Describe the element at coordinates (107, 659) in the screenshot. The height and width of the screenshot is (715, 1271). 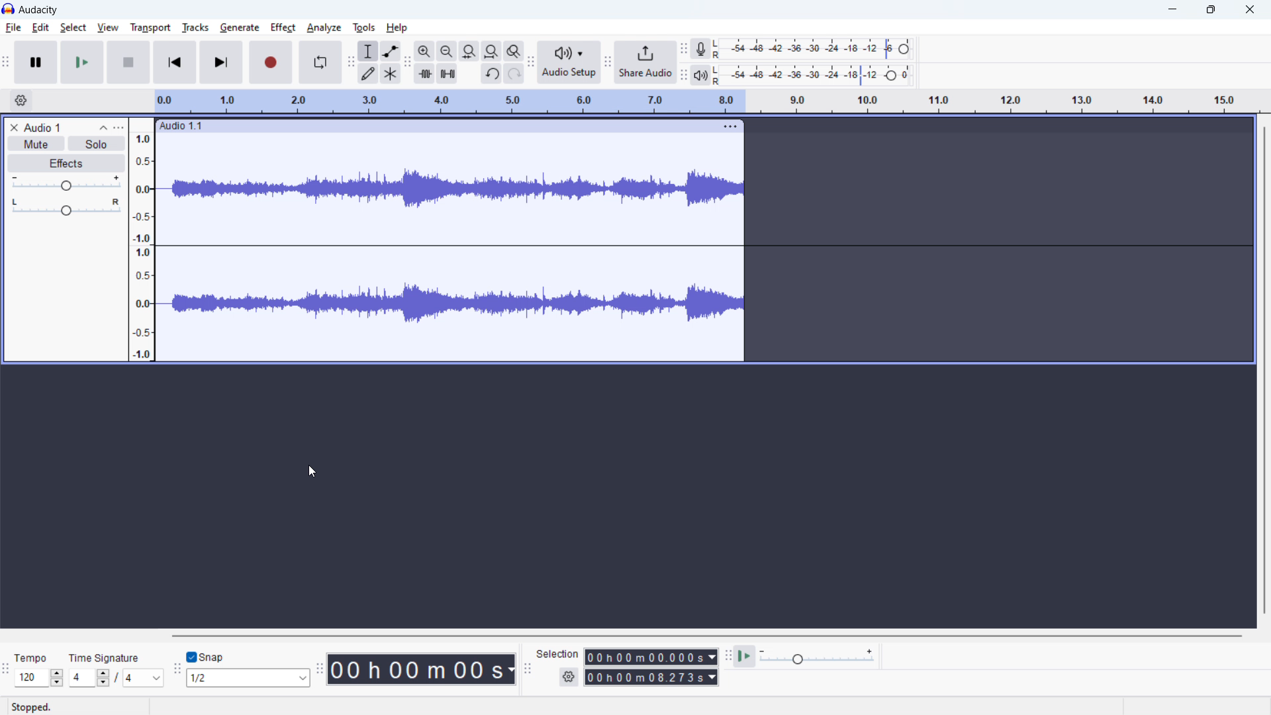
I see `TIme signature` at that location.